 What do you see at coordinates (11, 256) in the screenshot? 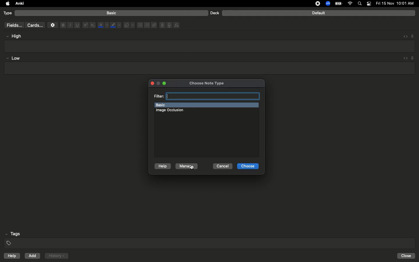
I see `help` at bounding box center [11, 256].